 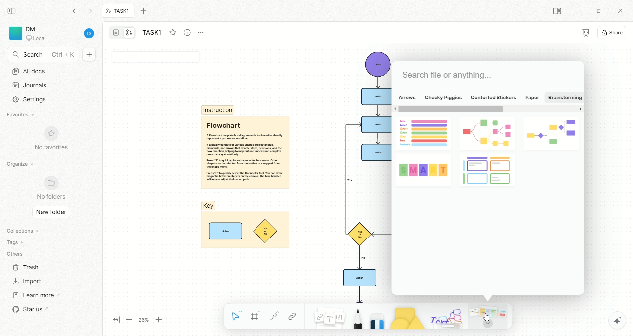 I want to click on scroll bar, so click(x=488, y=110).